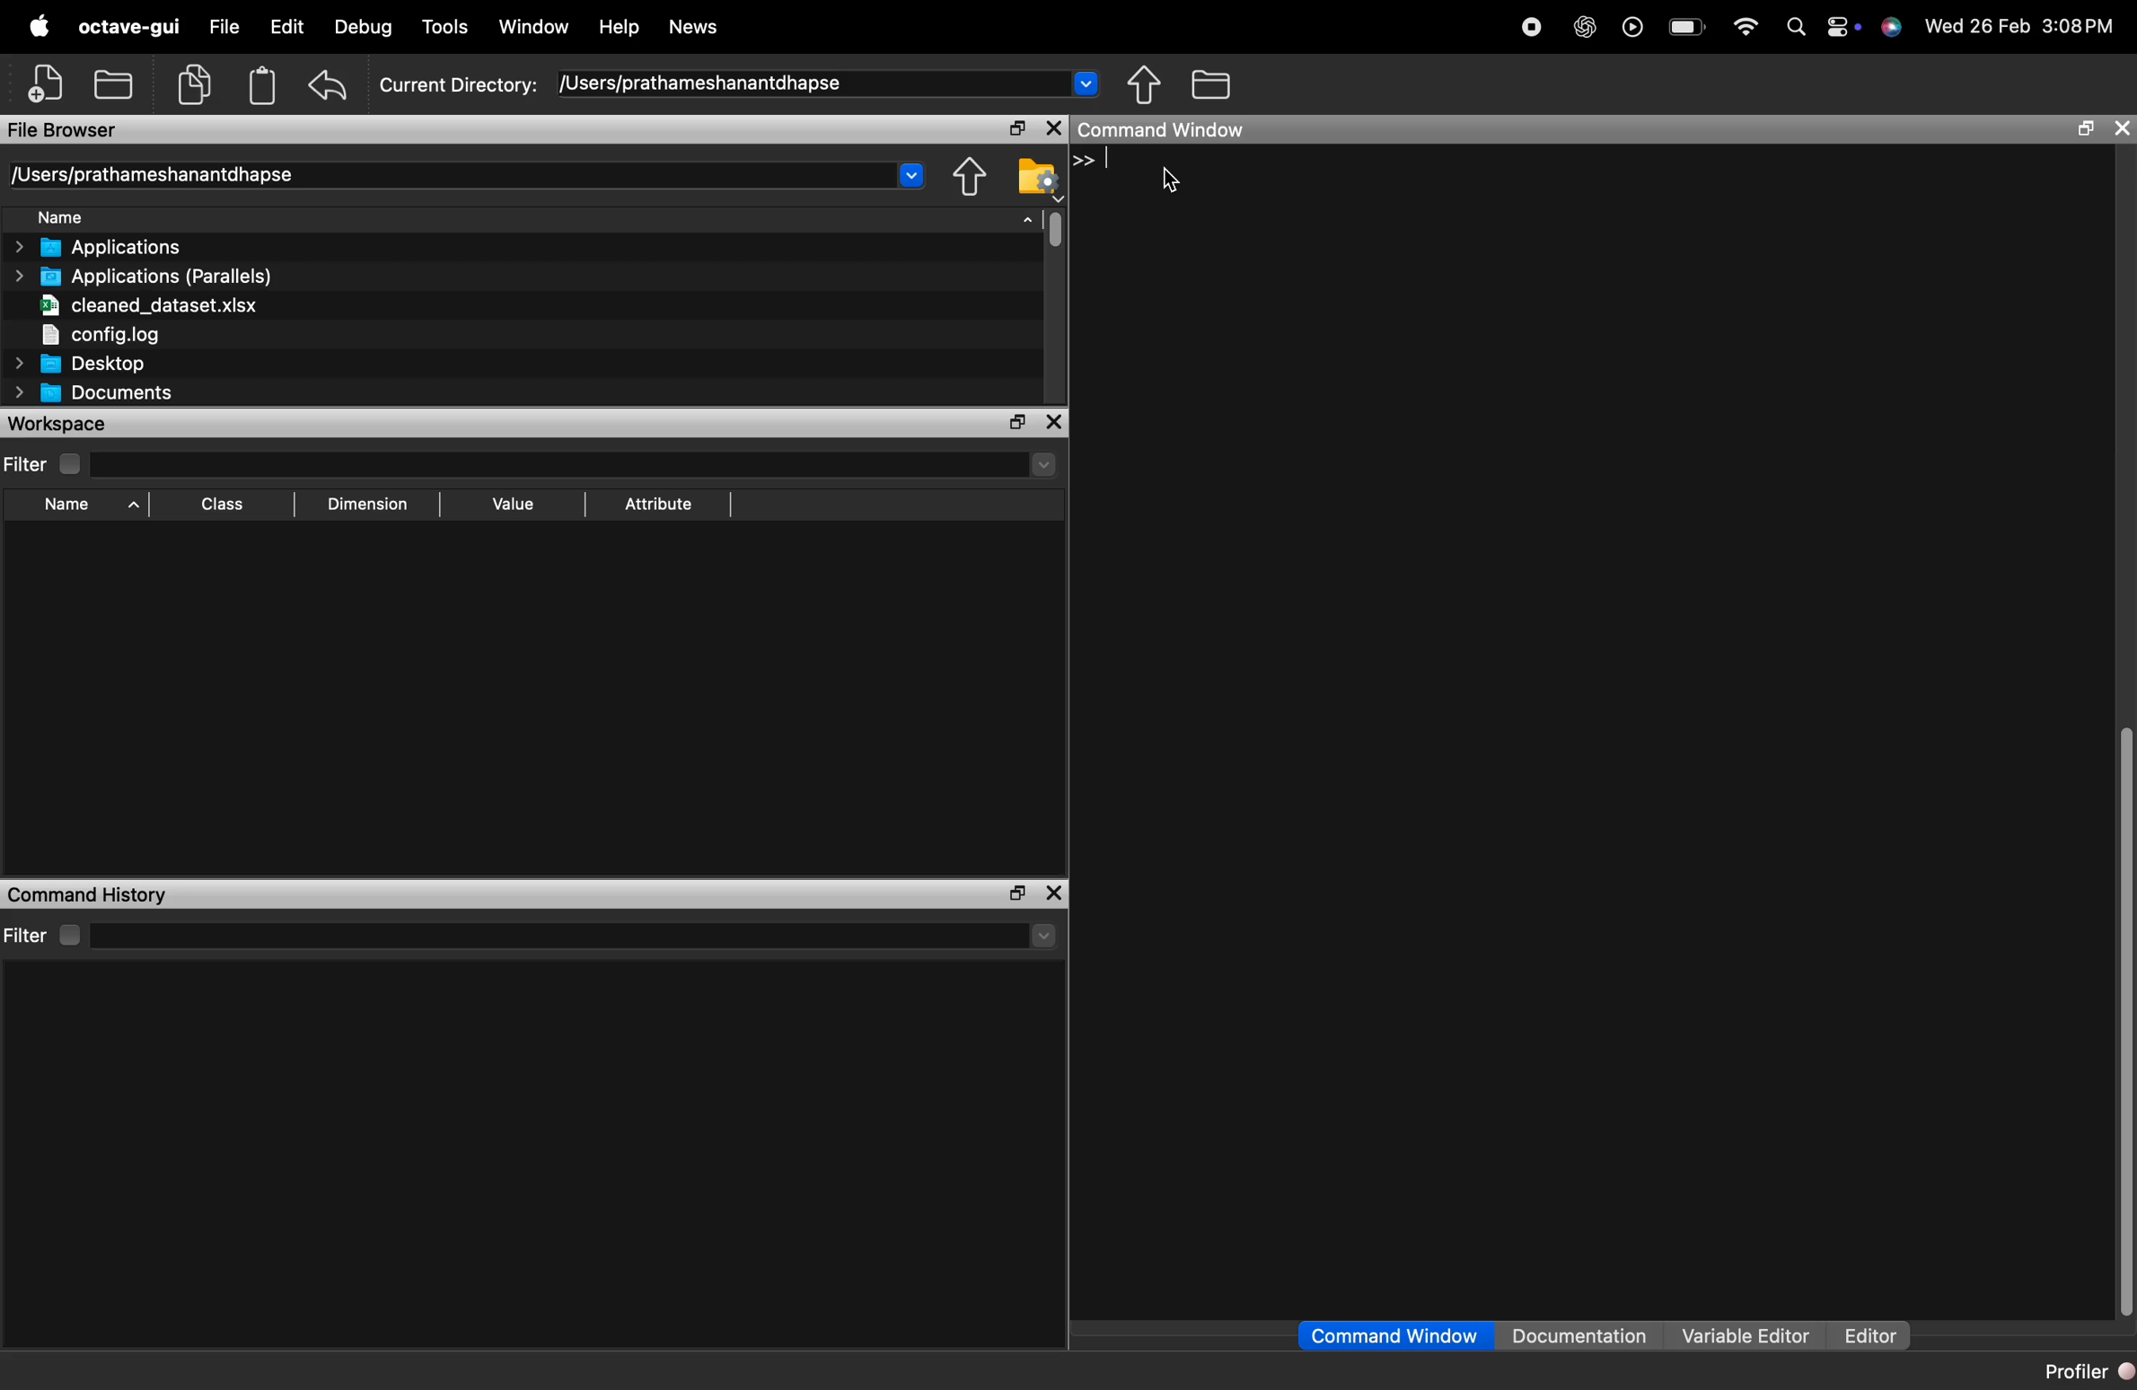  I want to click on Class, so click(224, 508).